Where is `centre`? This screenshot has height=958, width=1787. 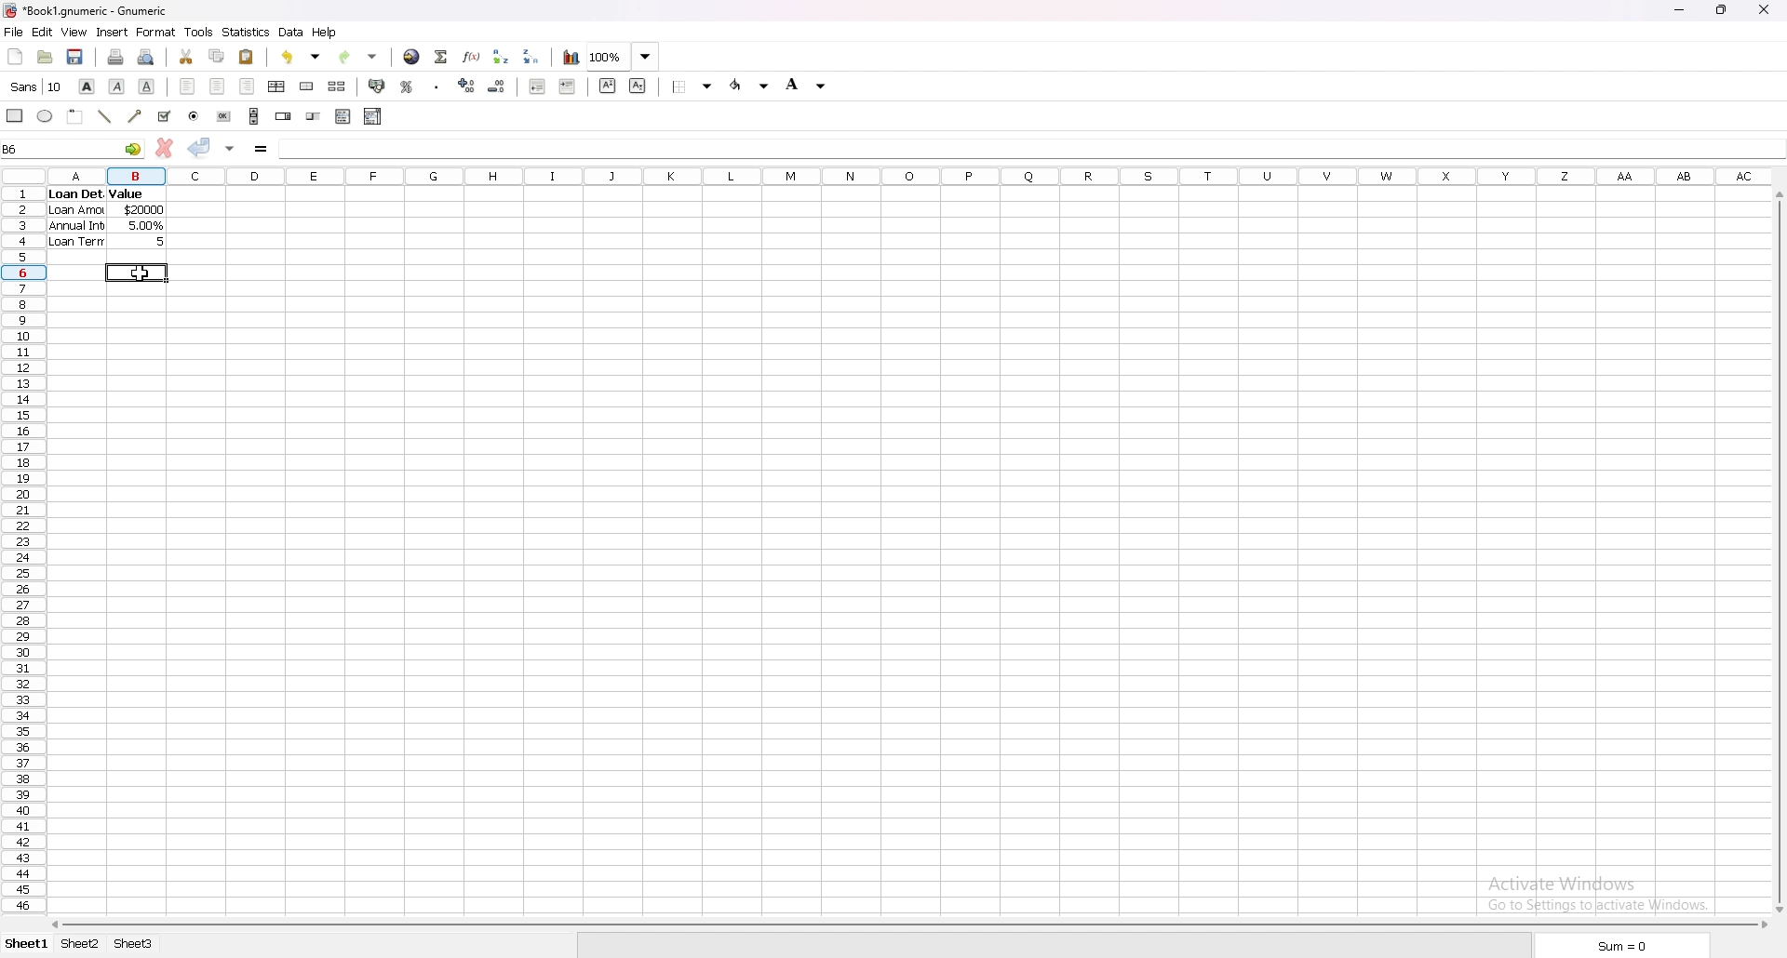
centre is located at coordinates (217, 86).